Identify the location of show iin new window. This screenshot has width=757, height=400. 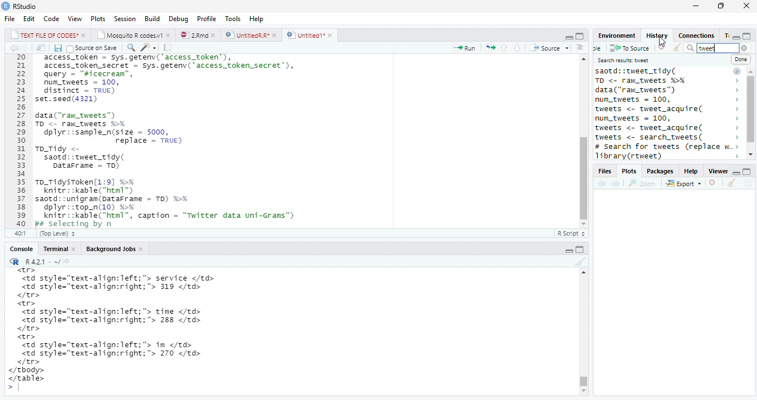
(41, 48).